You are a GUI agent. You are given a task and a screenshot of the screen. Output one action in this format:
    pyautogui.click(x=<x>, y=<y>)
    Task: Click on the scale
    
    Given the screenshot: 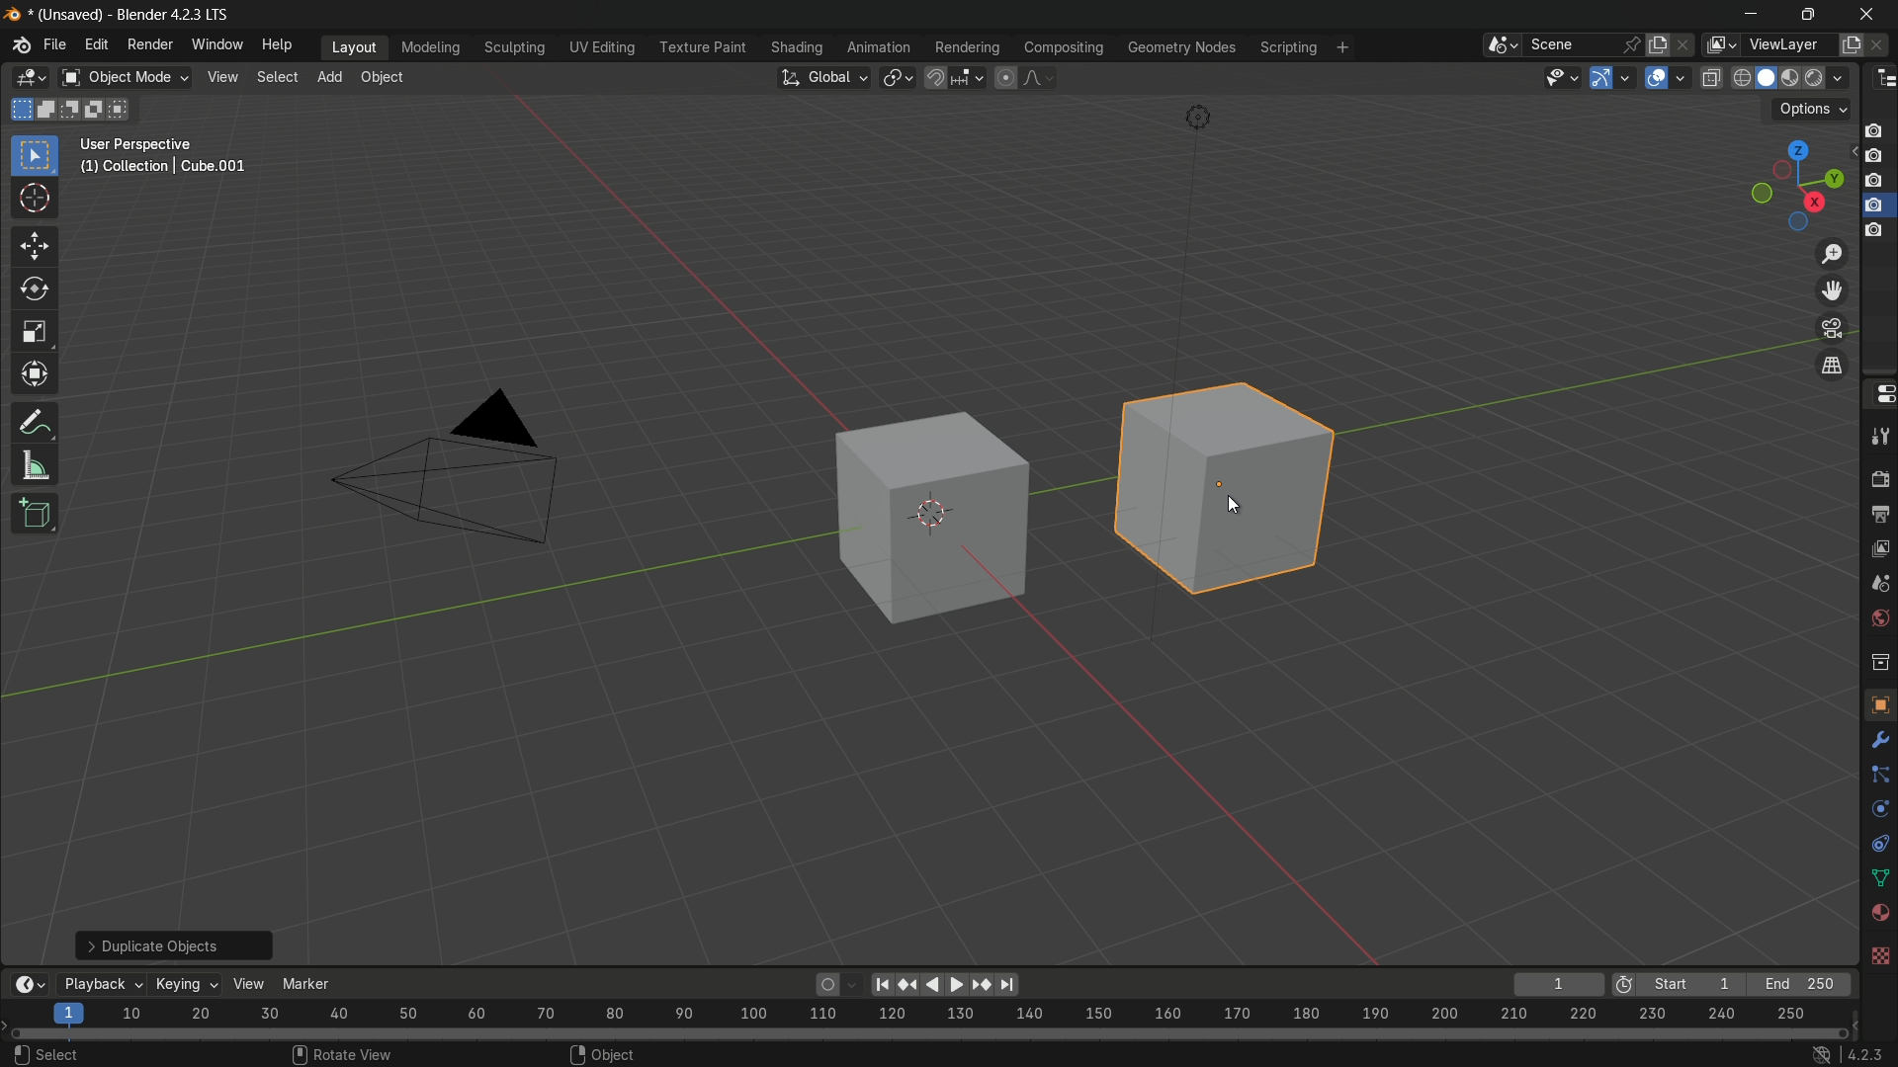 What is the action you would take?
    pyautogui.click(x=36, y=333)
    